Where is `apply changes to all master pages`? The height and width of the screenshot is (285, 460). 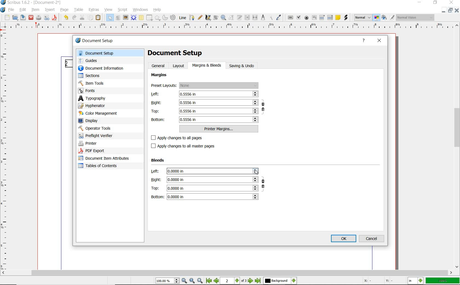
apply changes to all master pages is located at coordinates (186, 146).